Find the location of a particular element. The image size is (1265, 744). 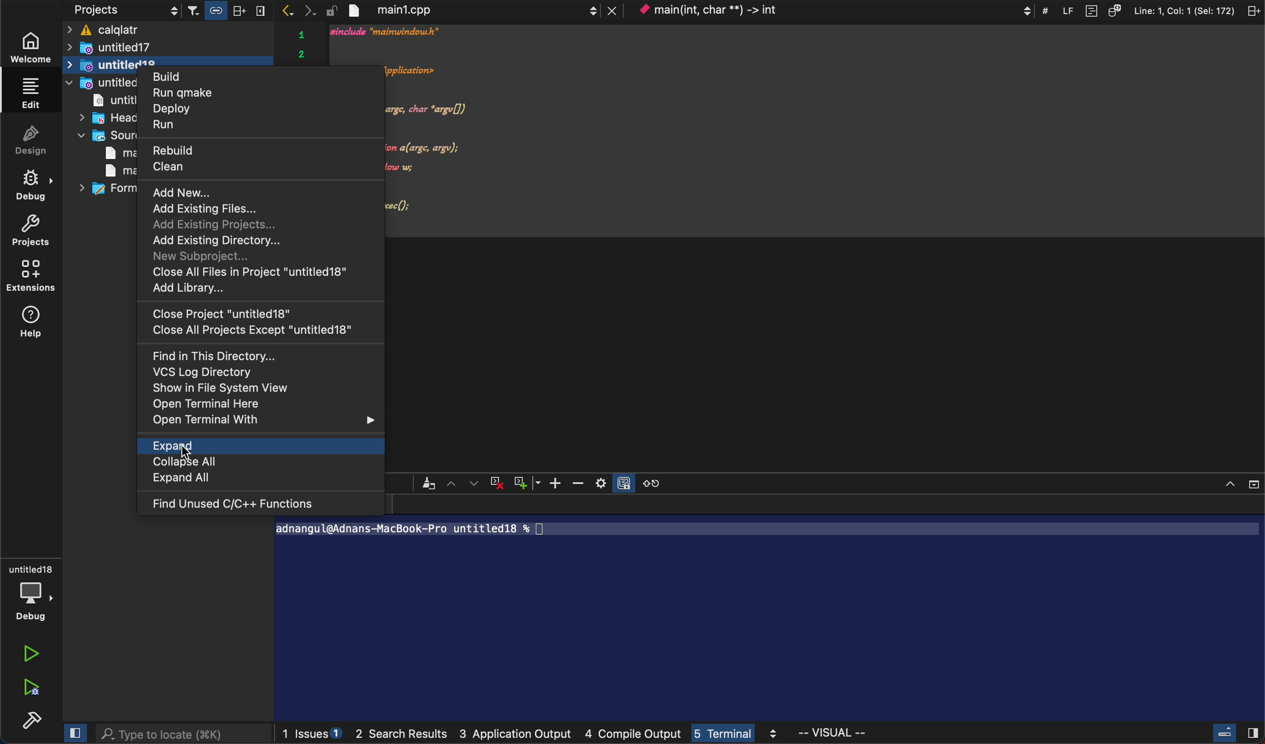

 is located at coordinates (627, 481).